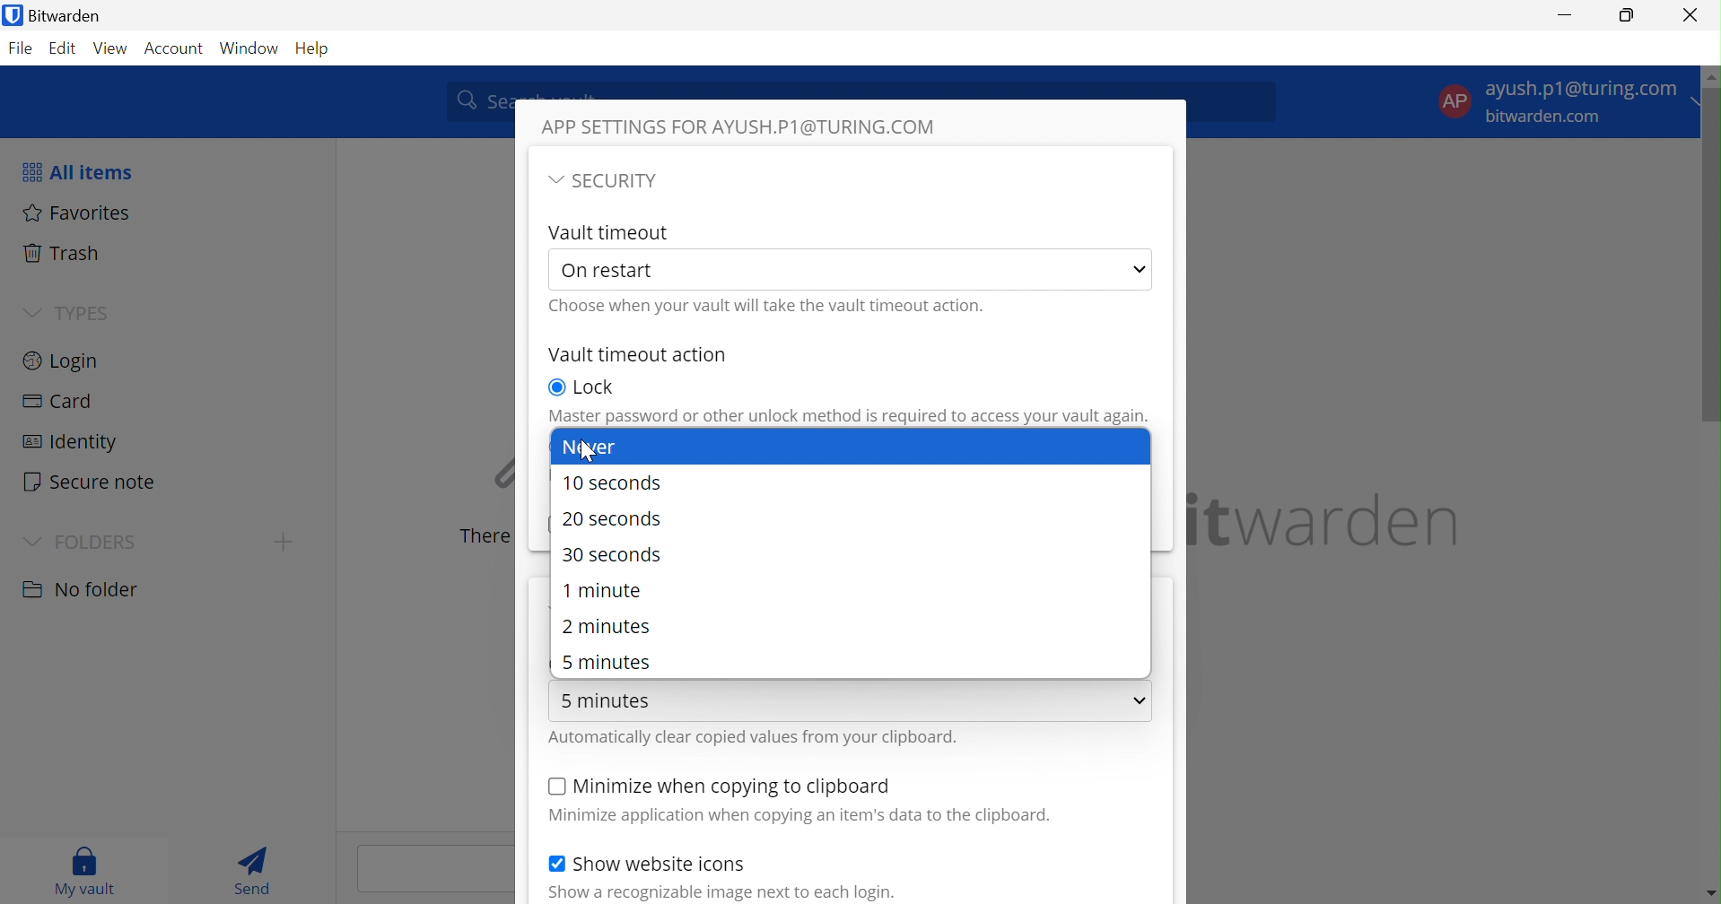 This screenshot has width=1721, height=904. What do you see at coordinates (313, 52) in the screenshot?
I see `Help` at bounding box center [313, 52].